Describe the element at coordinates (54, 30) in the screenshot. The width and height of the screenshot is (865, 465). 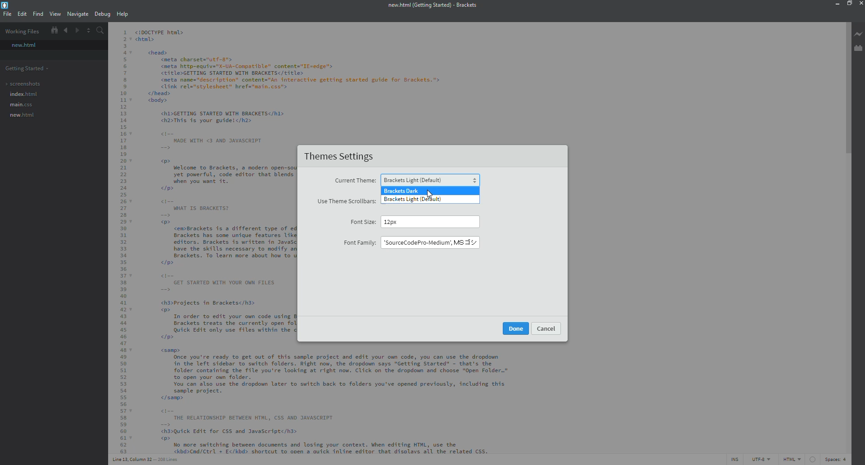
I see `show in file tree` at that location.